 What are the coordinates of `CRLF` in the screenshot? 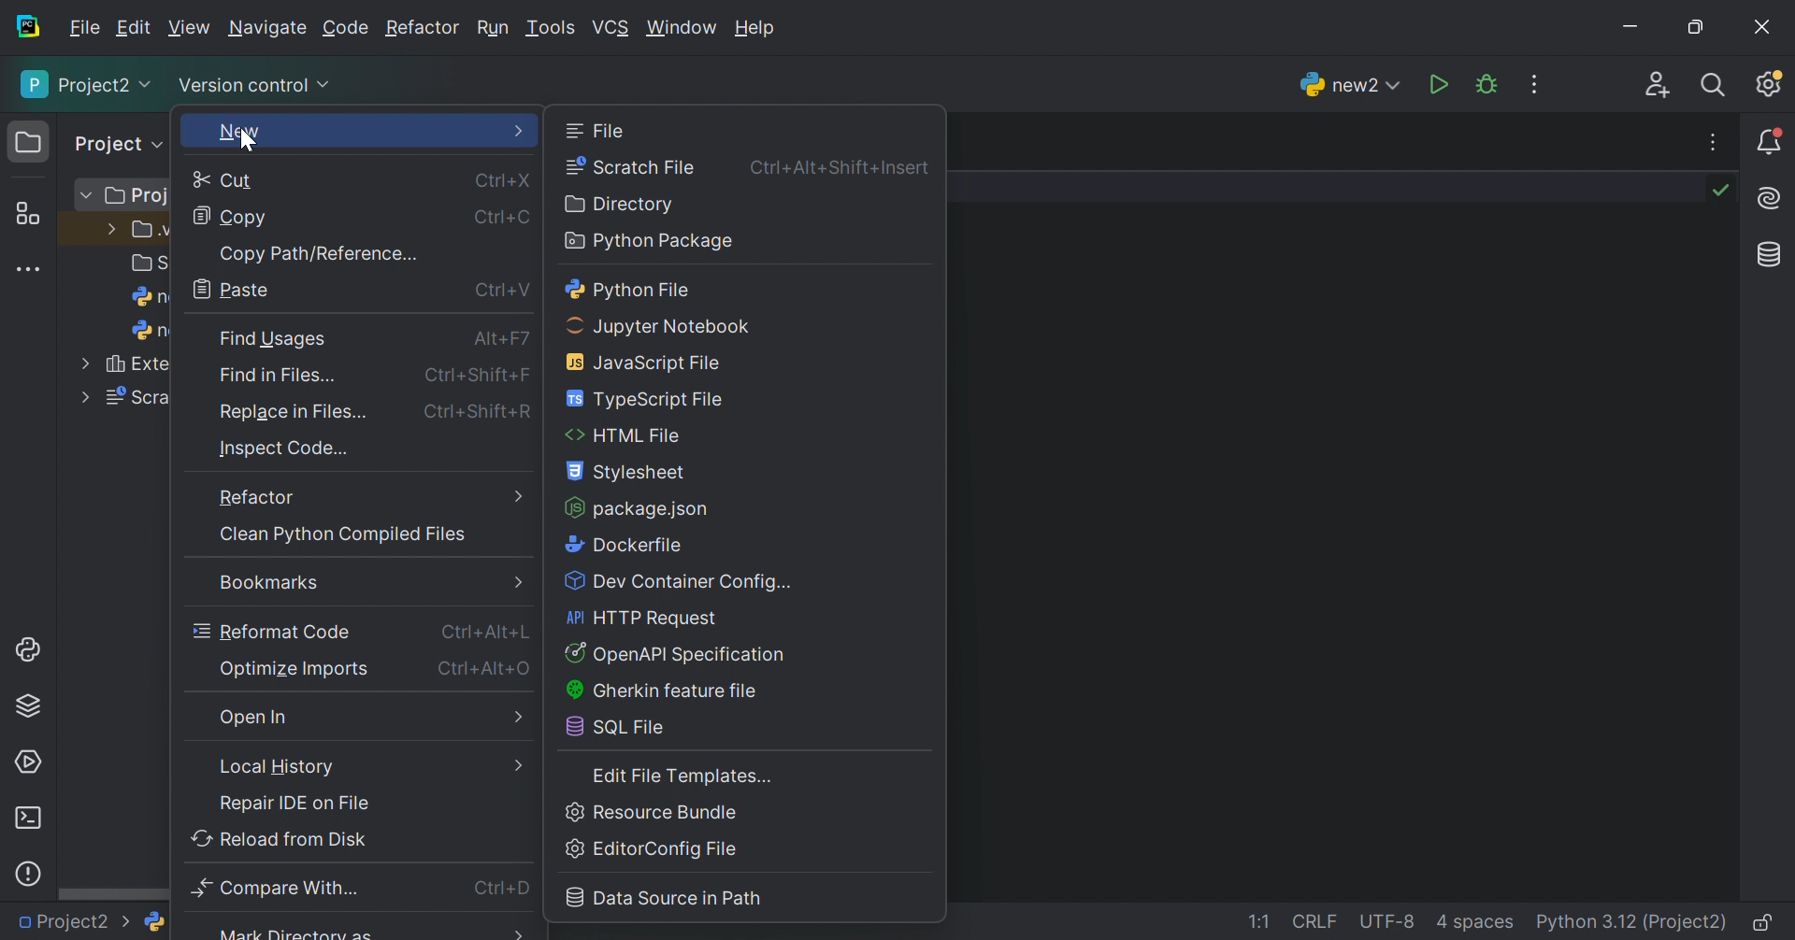 It's located at (1314, 920).